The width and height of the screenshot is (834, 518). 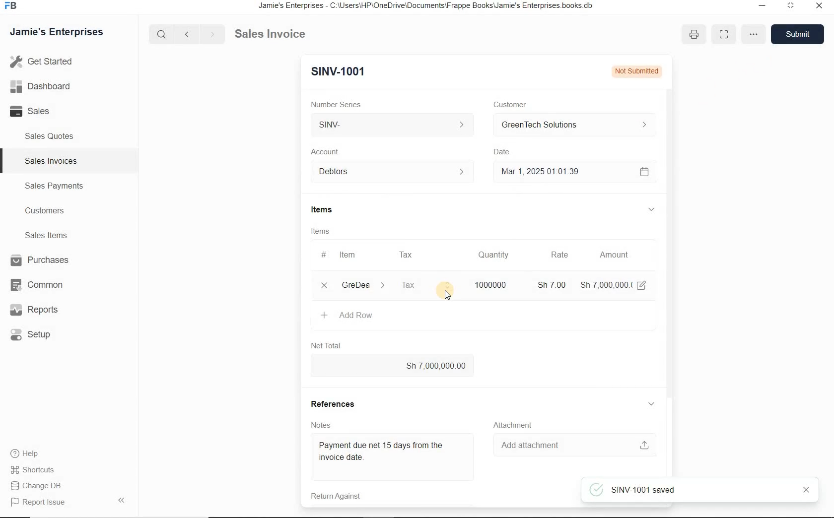 I want to click on vertical scrollbar, so click(x=668, y=231).